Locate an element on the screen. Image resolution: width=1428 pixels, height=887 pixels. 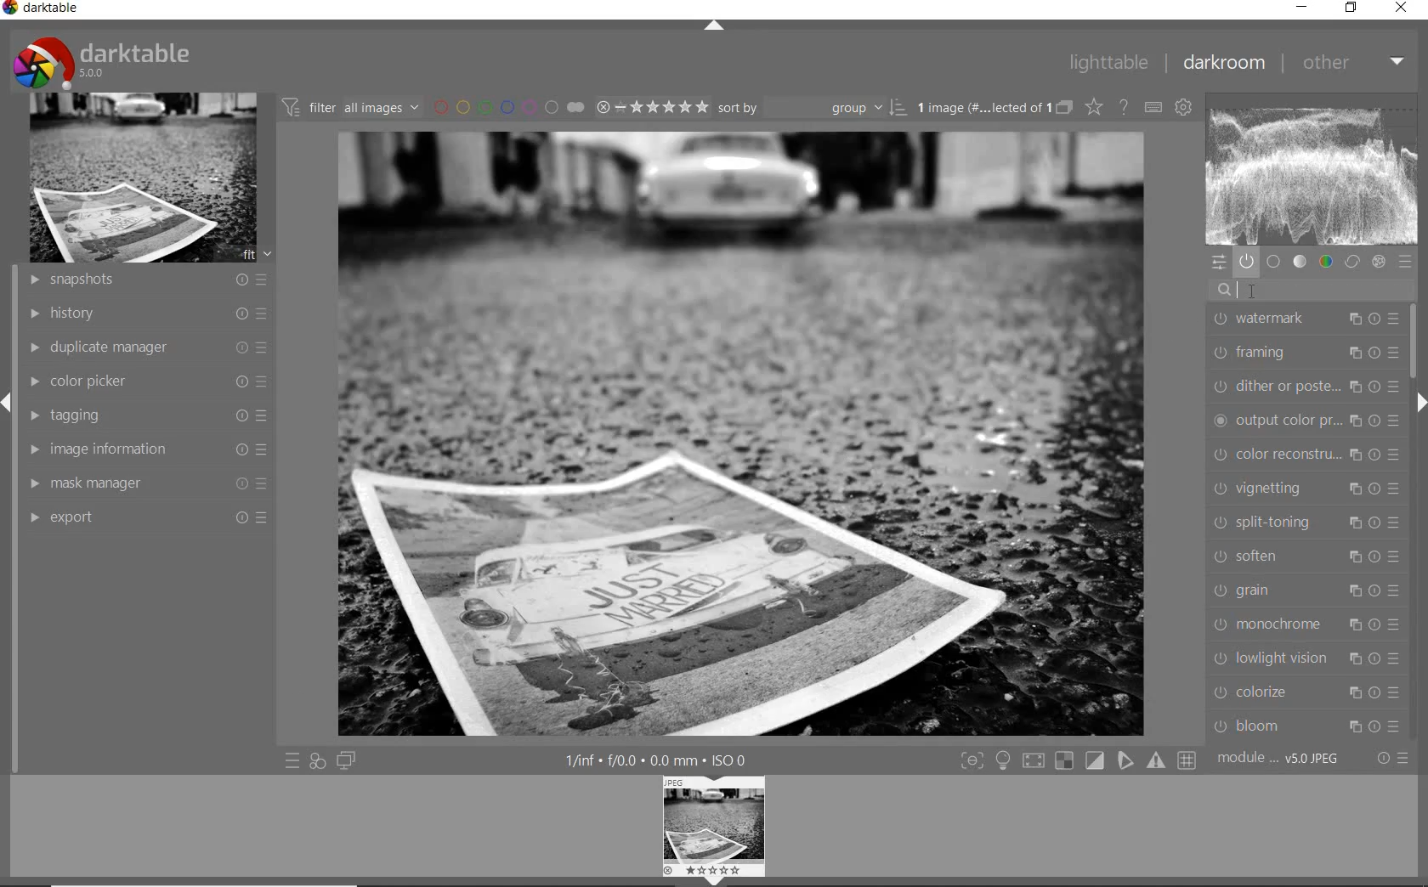
model order is located at coordinates (1279, 760).